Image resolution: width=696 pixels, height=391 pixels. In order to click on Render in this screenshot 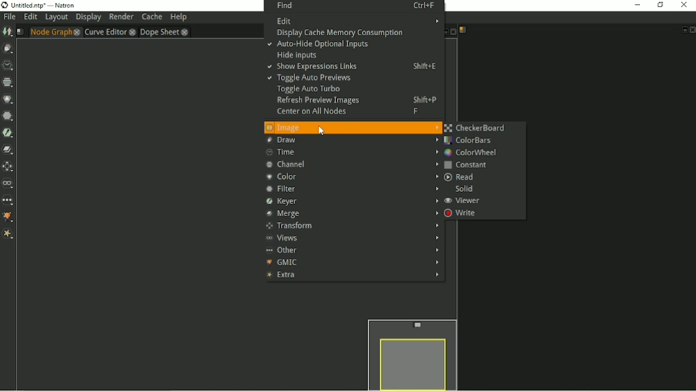, I will do `click(122, 17)`.